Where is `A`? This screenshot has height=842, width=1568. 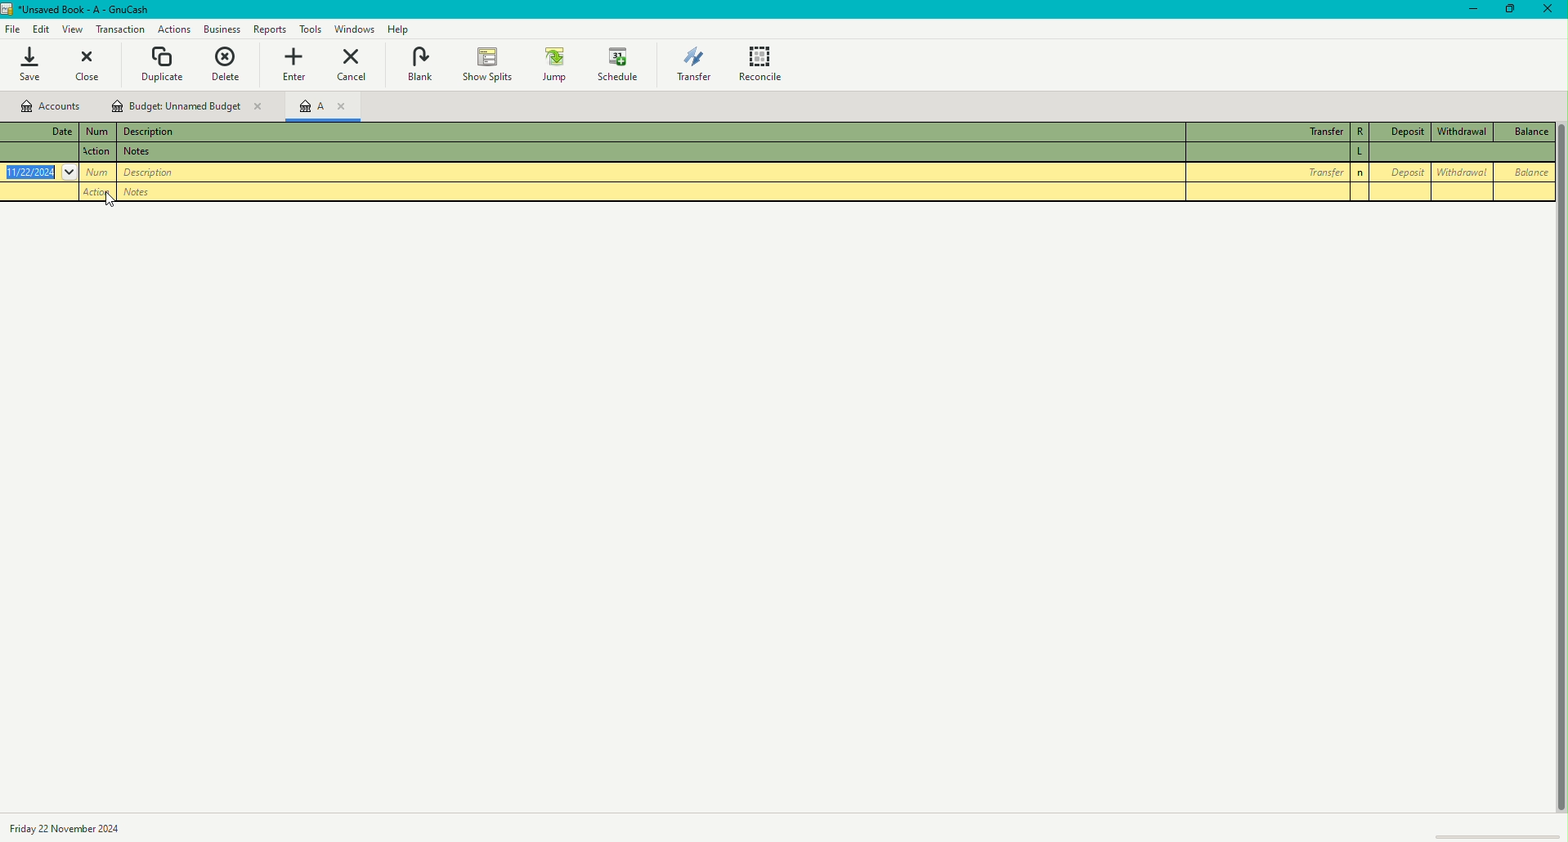 A is located at coordinates (329, 106).